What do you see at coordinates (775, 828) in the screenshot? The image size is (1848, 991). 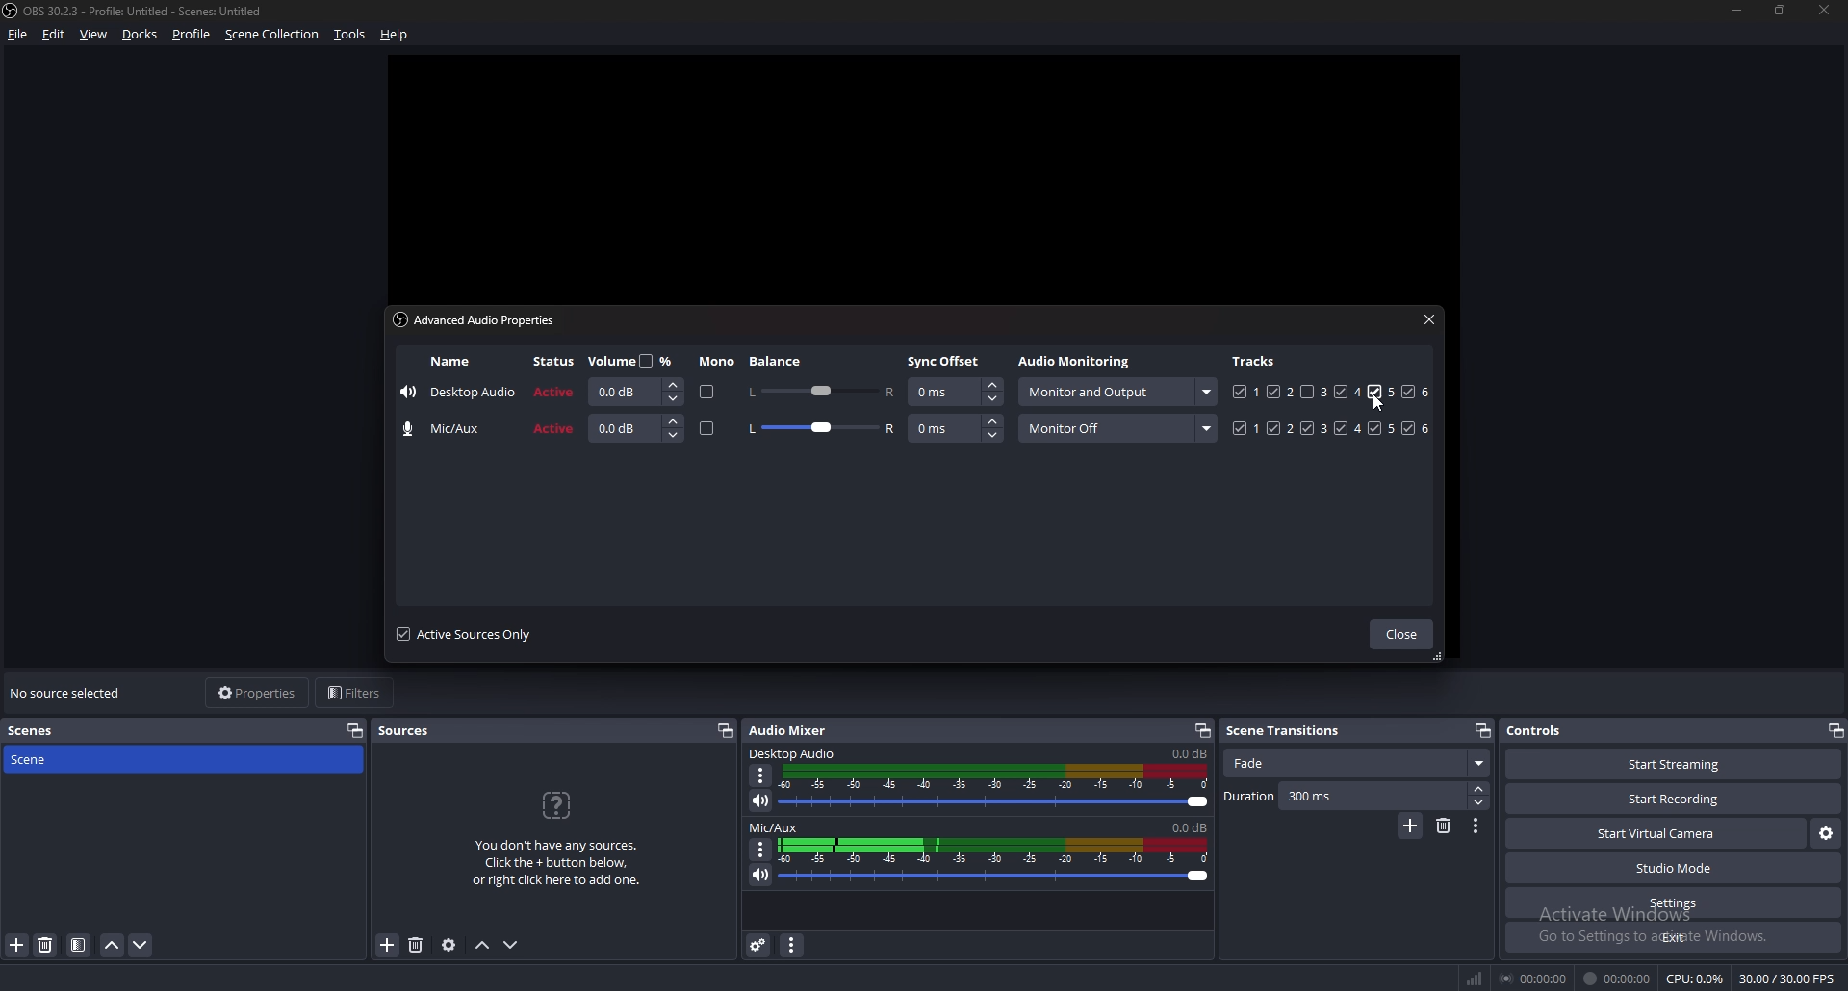 I see `mic/aux` at bounding box center [775, 828].